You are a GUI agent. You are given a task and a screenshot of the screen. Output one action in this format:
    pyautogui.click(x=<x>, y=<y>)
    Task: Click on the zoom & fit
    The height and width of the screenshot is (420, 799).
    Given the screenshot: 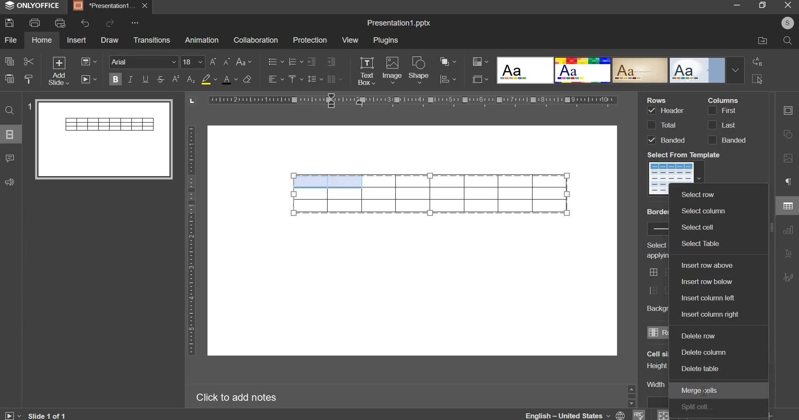 What is the action you would take?
    pyautogui.click(x=664, y=415)
    